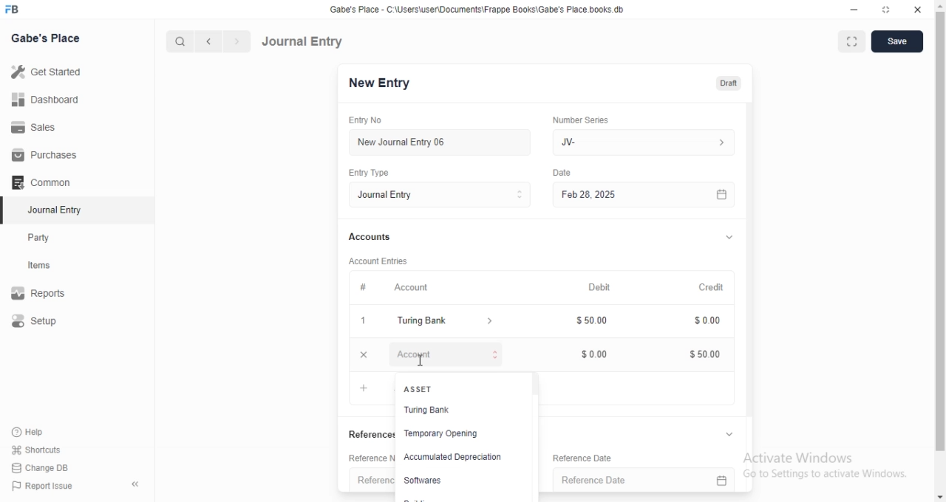 This screenshot has height=502, width=946. I want to click on JV-, so click(646, 140).